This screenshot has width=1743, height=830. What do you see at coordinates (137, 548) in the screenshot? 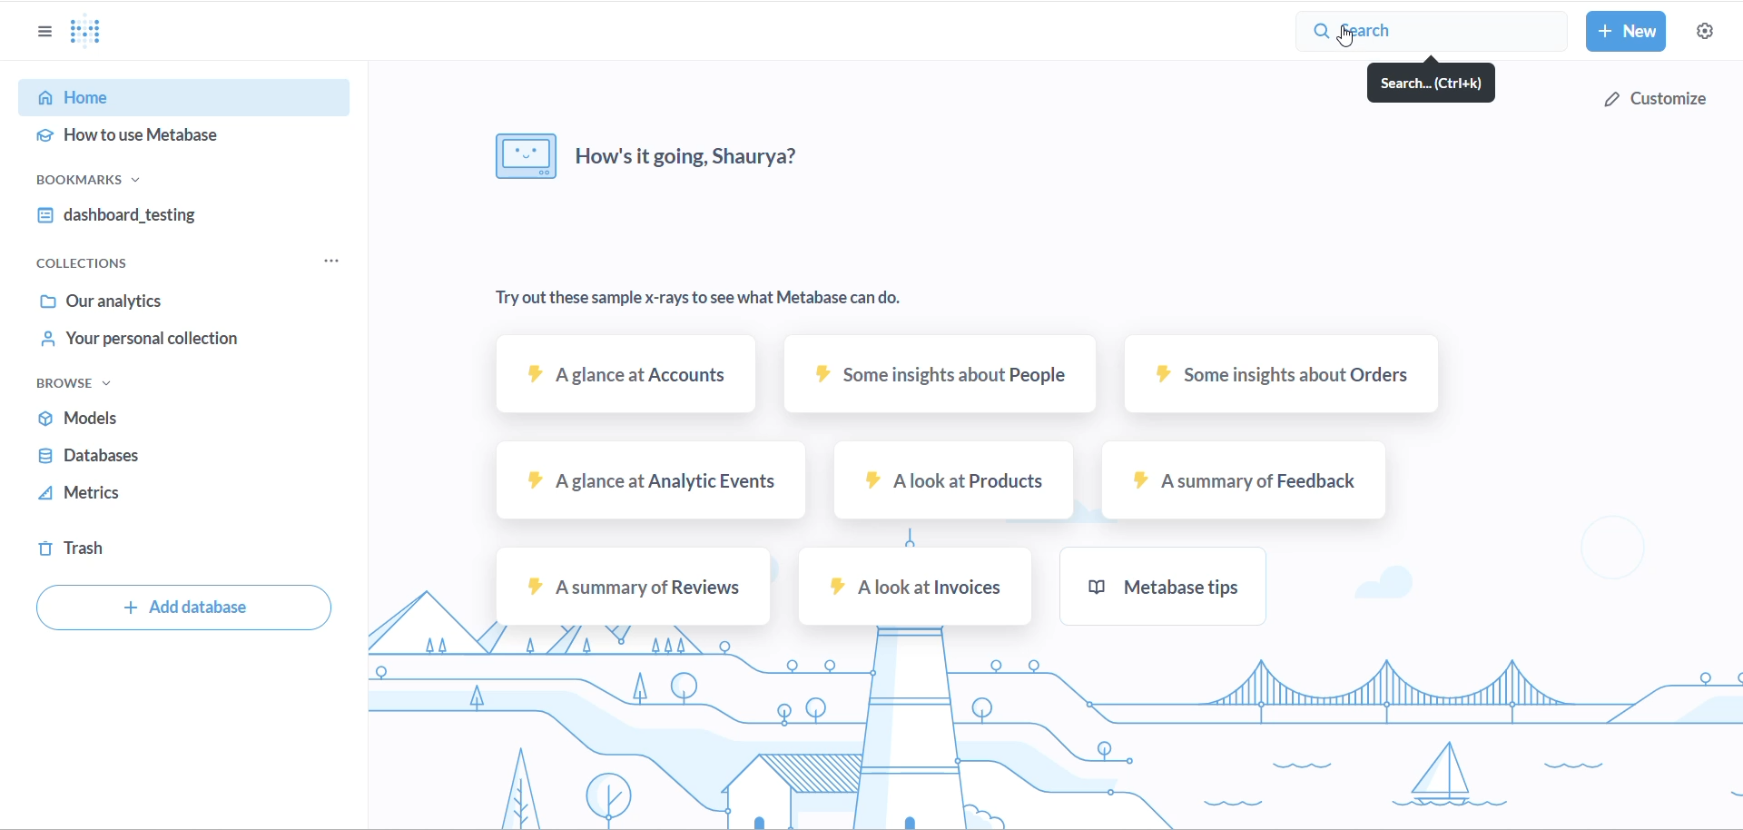
I see `trash` at bounding box center [137, 548].